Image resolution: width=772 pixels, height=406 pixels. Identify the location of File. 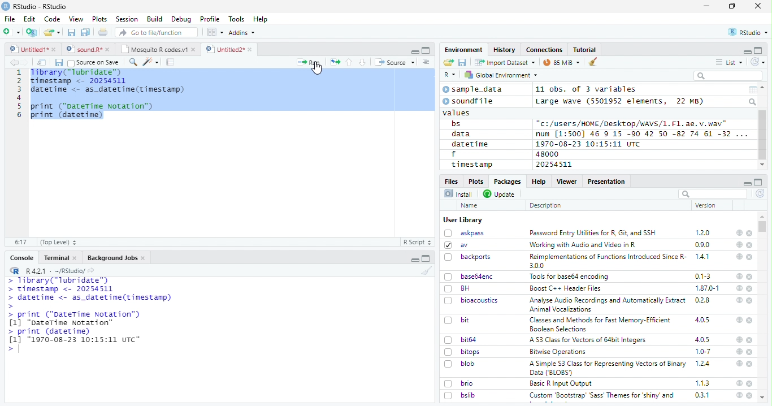
(9, 19).